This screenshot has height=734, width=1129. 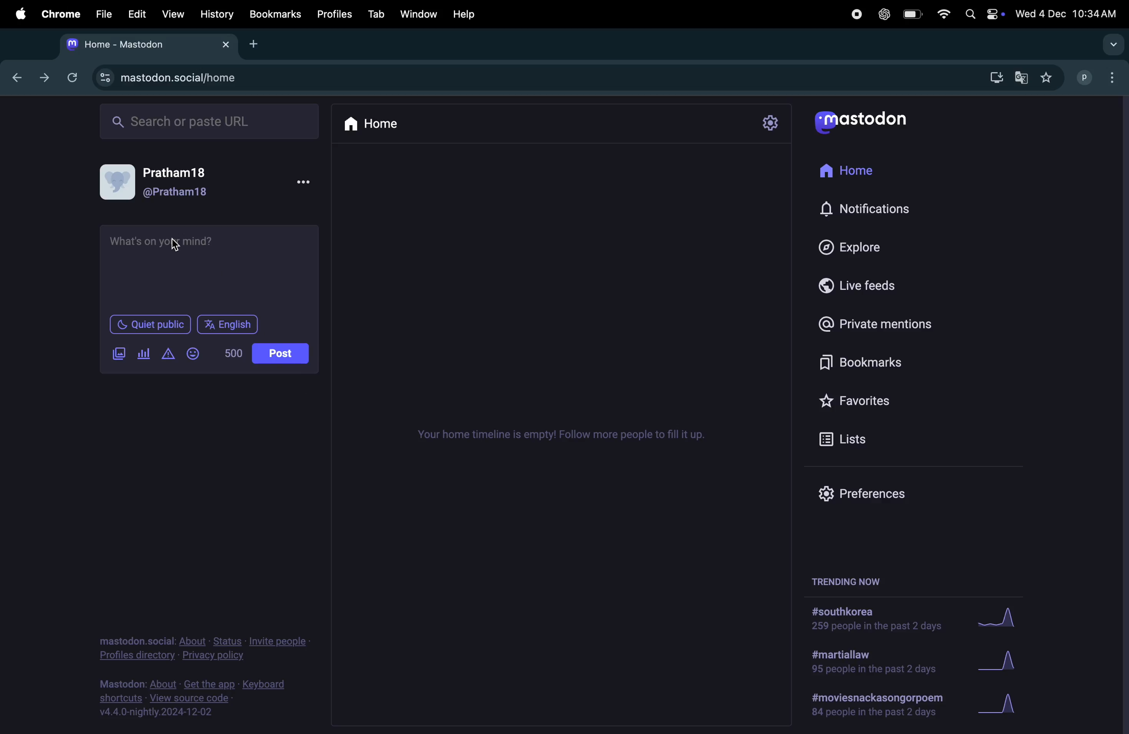 I want to click on privacy and policy, so click(x=203, y=646).